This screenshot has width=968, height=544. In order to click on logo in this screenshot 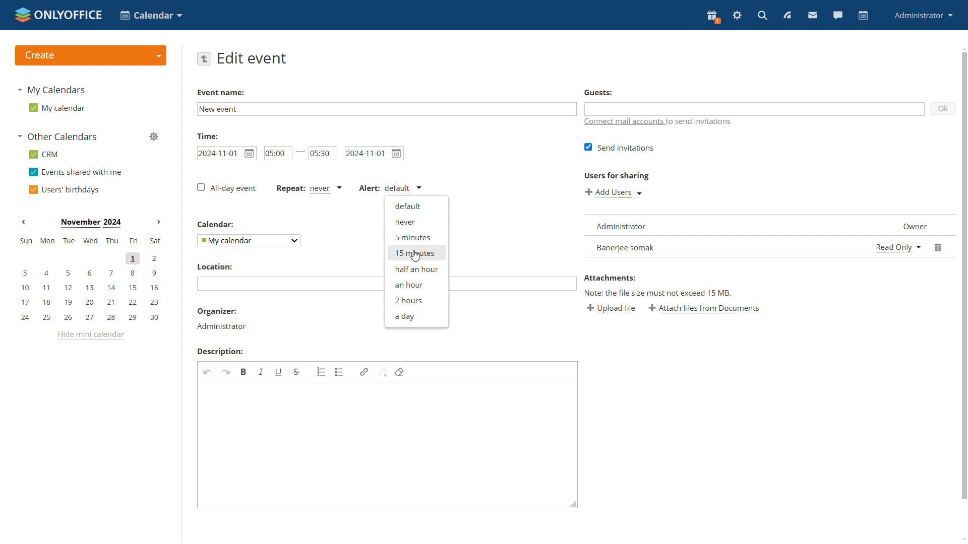, I will do `click(59, 15)`.